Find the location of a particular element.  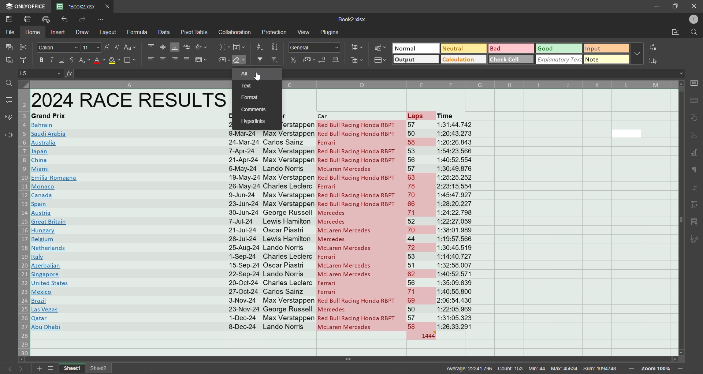

paragraph is located at coordinates (692, 170).